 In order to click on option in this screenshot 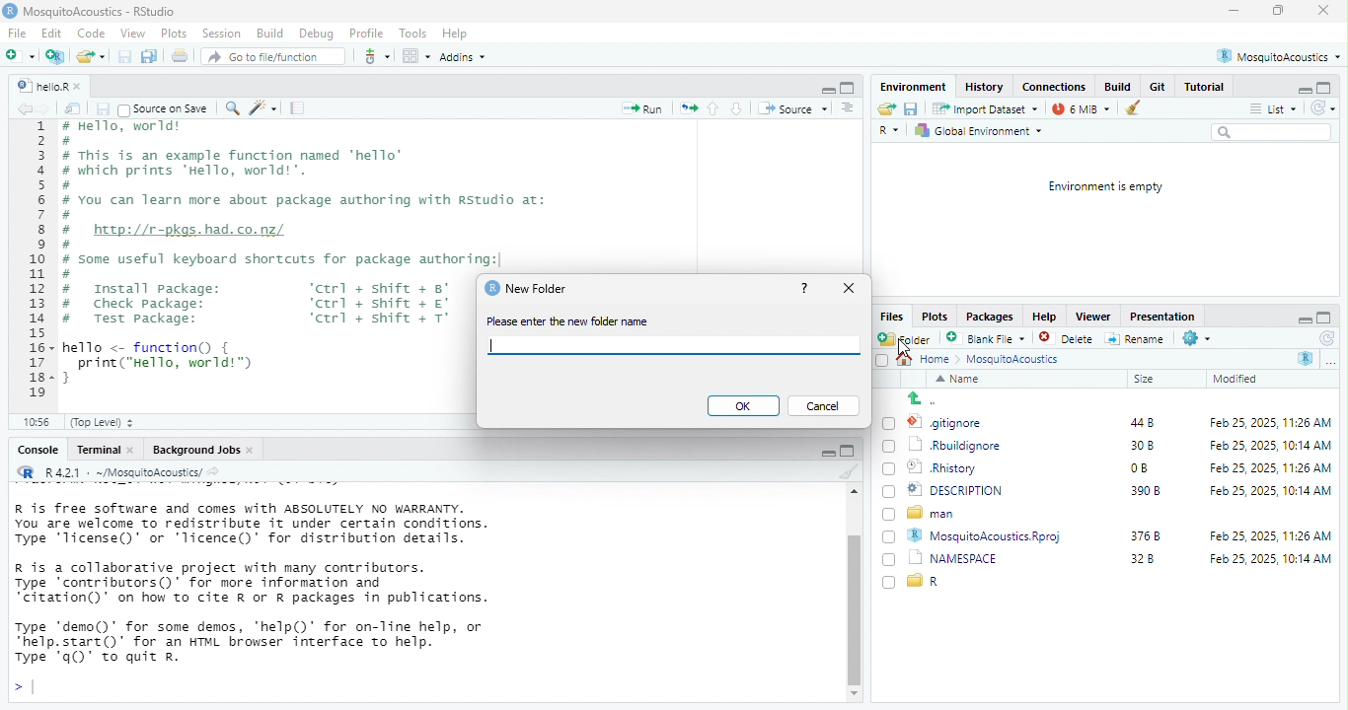, I will do `click(1335, 364)`.